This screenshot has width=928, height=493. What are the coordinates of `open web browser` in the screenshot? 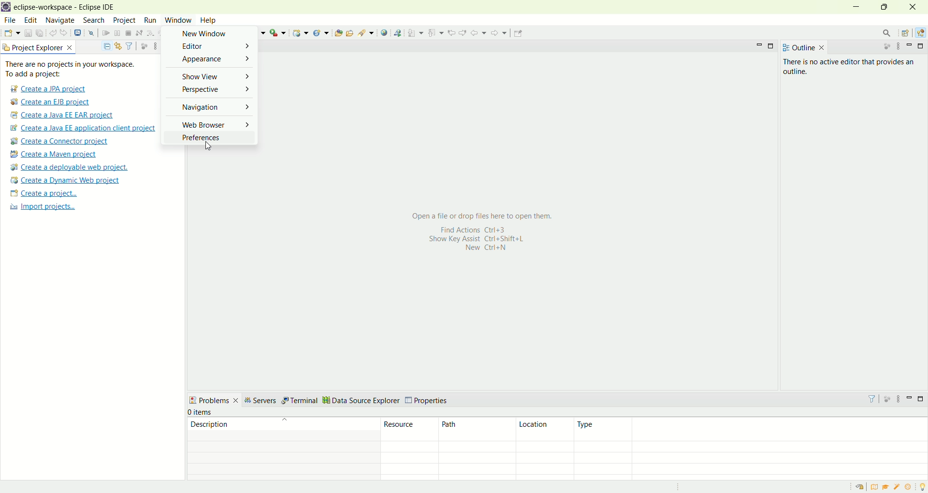 It's located at (384, 33).